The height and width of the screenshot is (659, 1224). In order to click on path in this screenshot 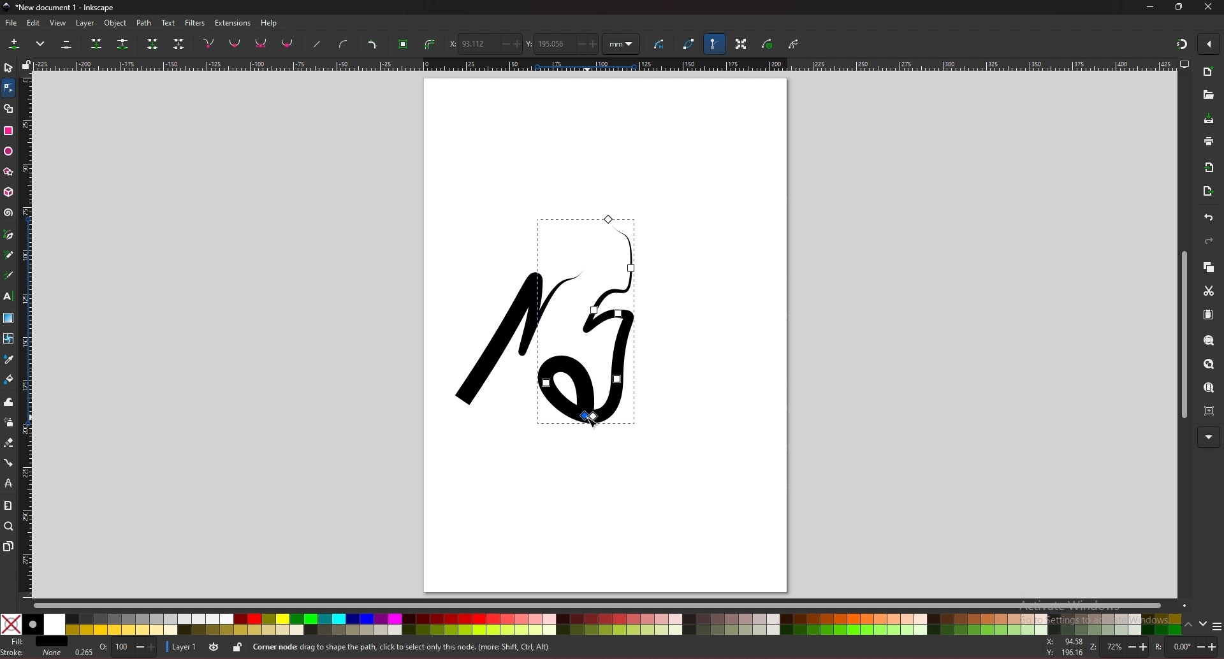, I will do `click(145, 24)`.